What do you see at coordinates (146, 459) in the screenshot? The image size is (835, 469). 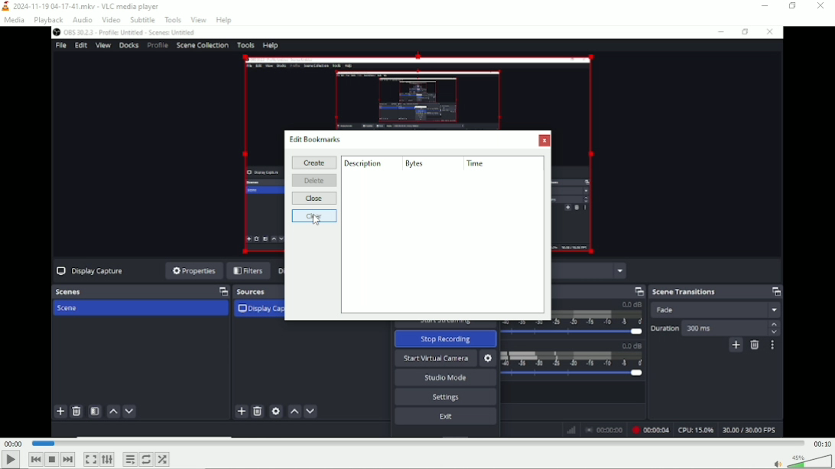 I see `Toggle between loop all, loop one and no loop` at bounding box center [146, 459].